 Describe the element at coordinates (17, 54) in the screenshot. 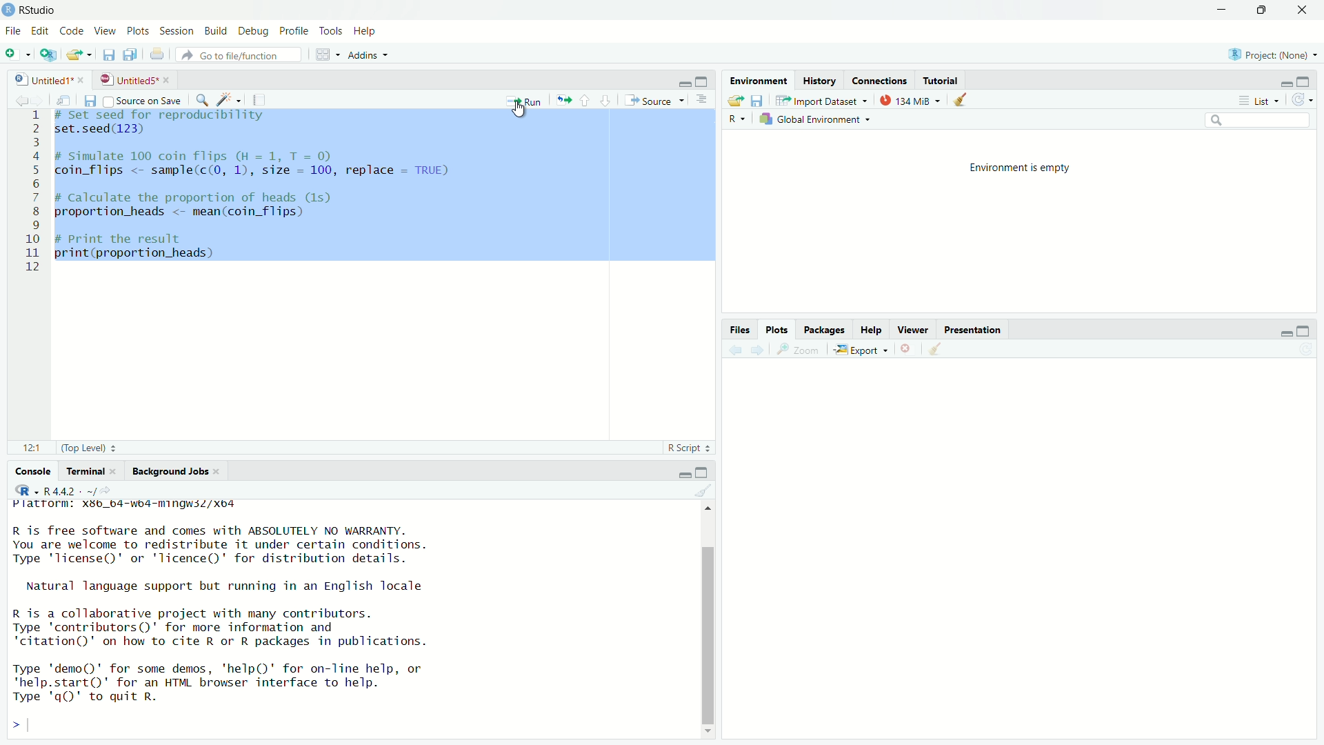

I see `new file` at that location.